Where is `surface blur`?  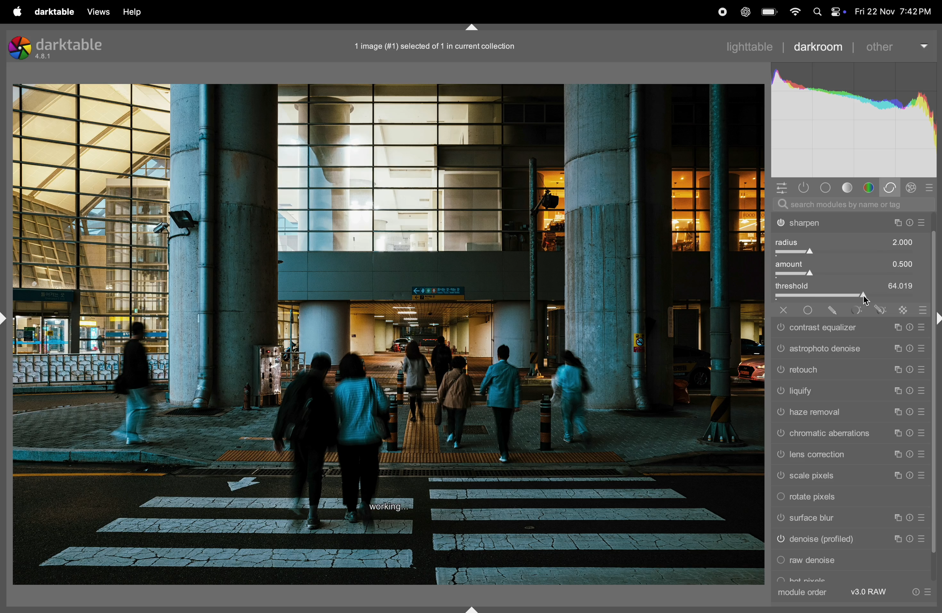 surface blur is located at coordinates (846, 520).